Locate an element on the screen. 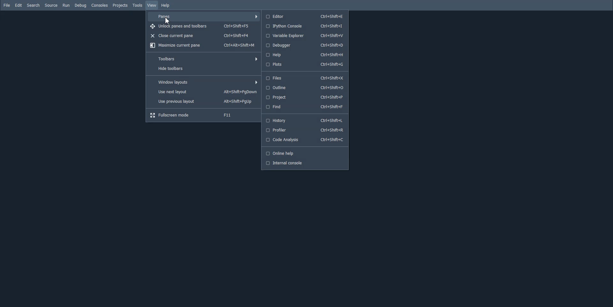  Window layout is located at coordinates (204, 82).